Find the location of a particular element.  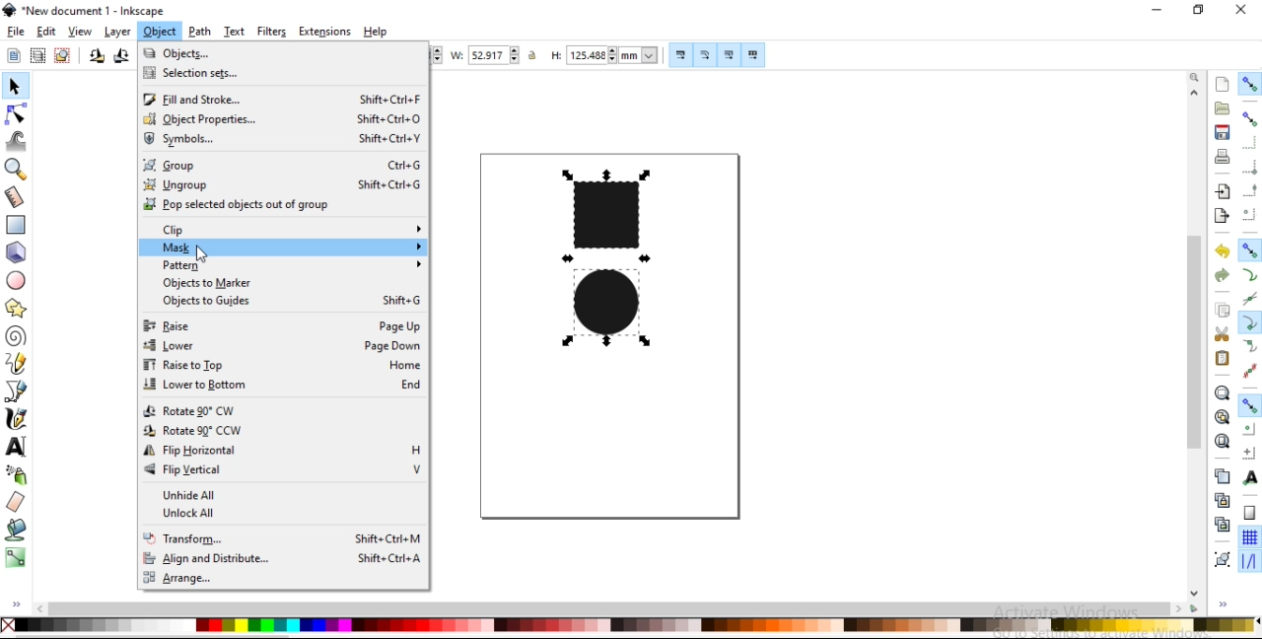

cut is located at coordinates (1222, 334).